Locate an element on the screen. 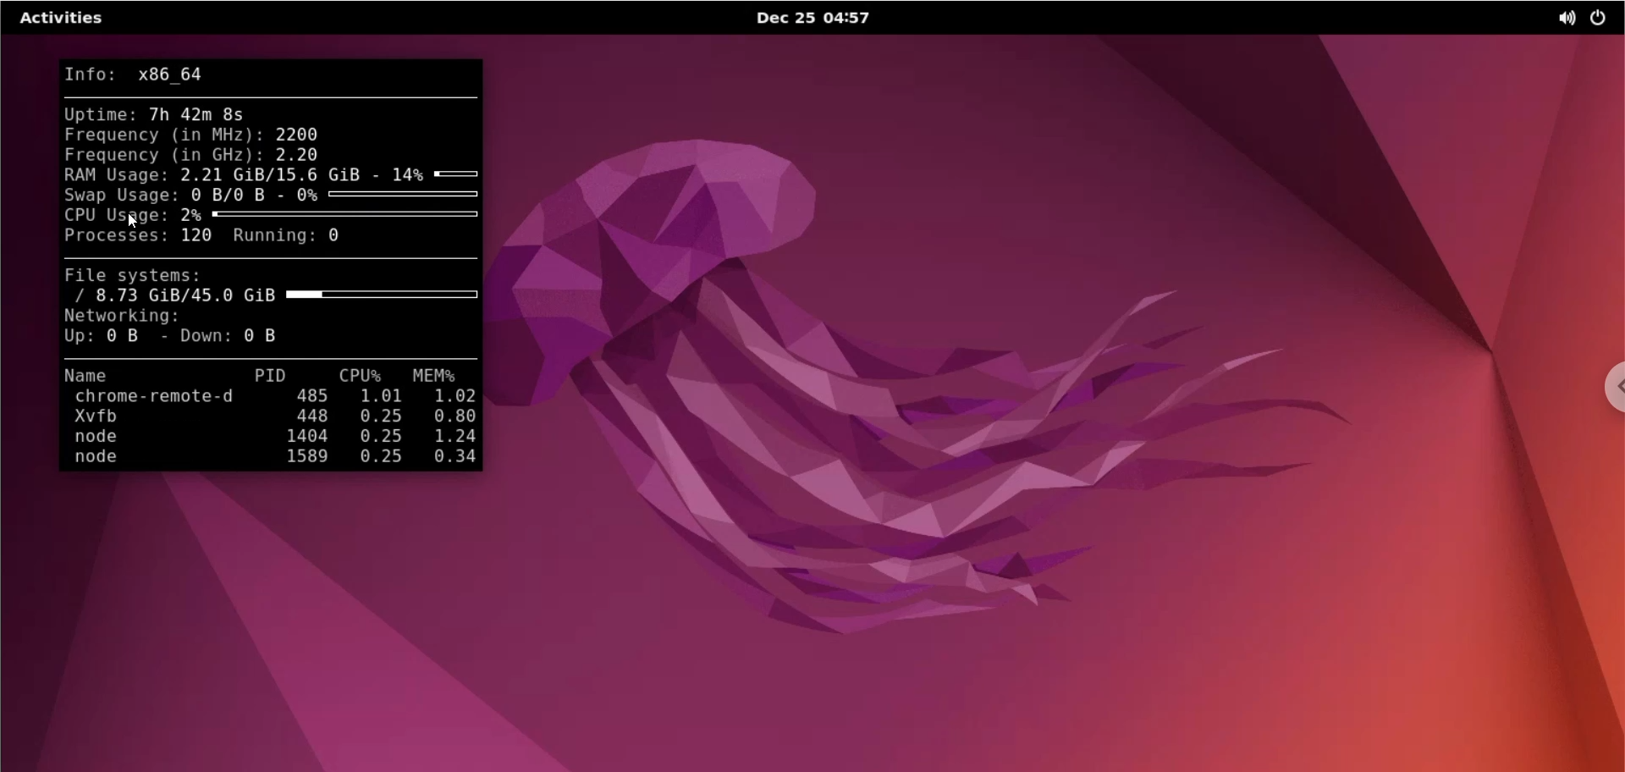 The image size is (1625, 772). sound options is located at coordinates (1562, 21).